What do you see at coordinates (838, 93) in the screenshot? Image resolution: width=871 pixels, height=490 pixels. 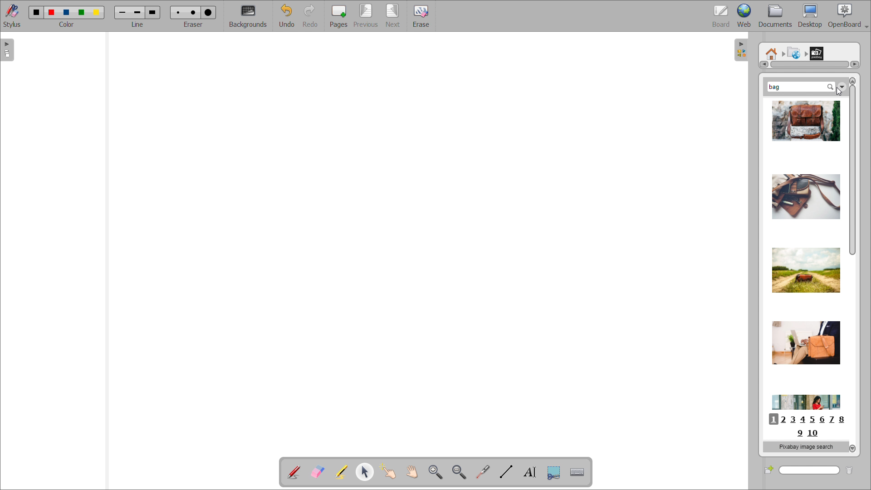 I see `cursor` at bounding box center [838, 93].